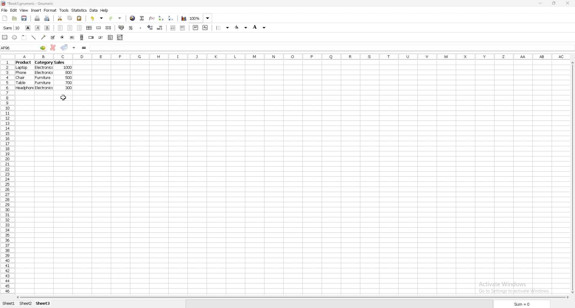  What do you see at coordinates (120, 37) in the screenshot?
I see `combo box` at bounding box center [120, 37].